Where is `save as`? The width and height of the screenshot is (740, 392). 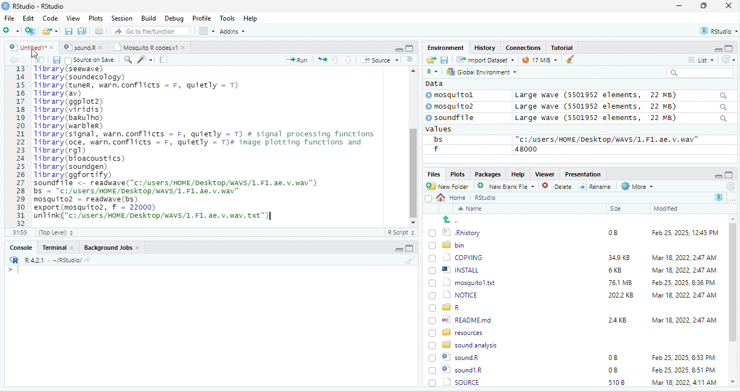
save as is located at coordinates (83, 31).